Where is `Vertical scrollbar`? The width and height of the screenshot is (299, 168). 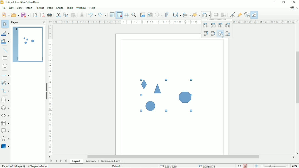
Vertical scrollbar is located at coordinates (297, 78).